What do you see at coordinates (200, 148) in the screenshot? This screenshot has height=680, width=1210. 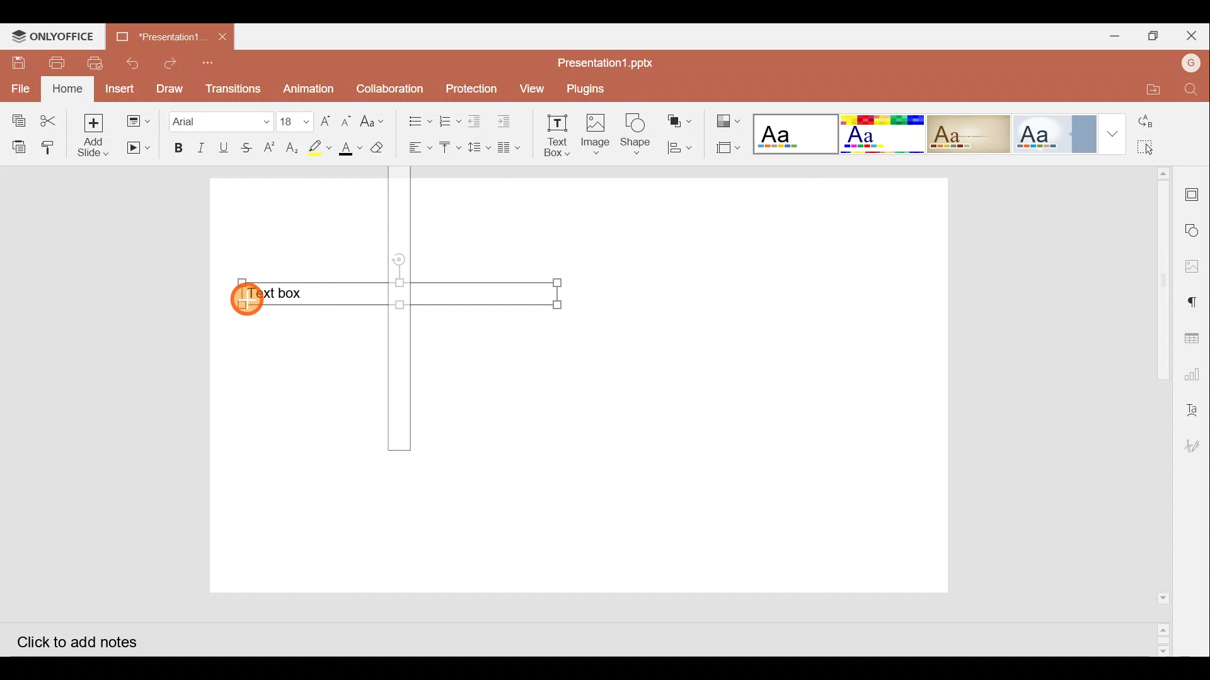 I see `Italic` at bounding box center [200, 148].